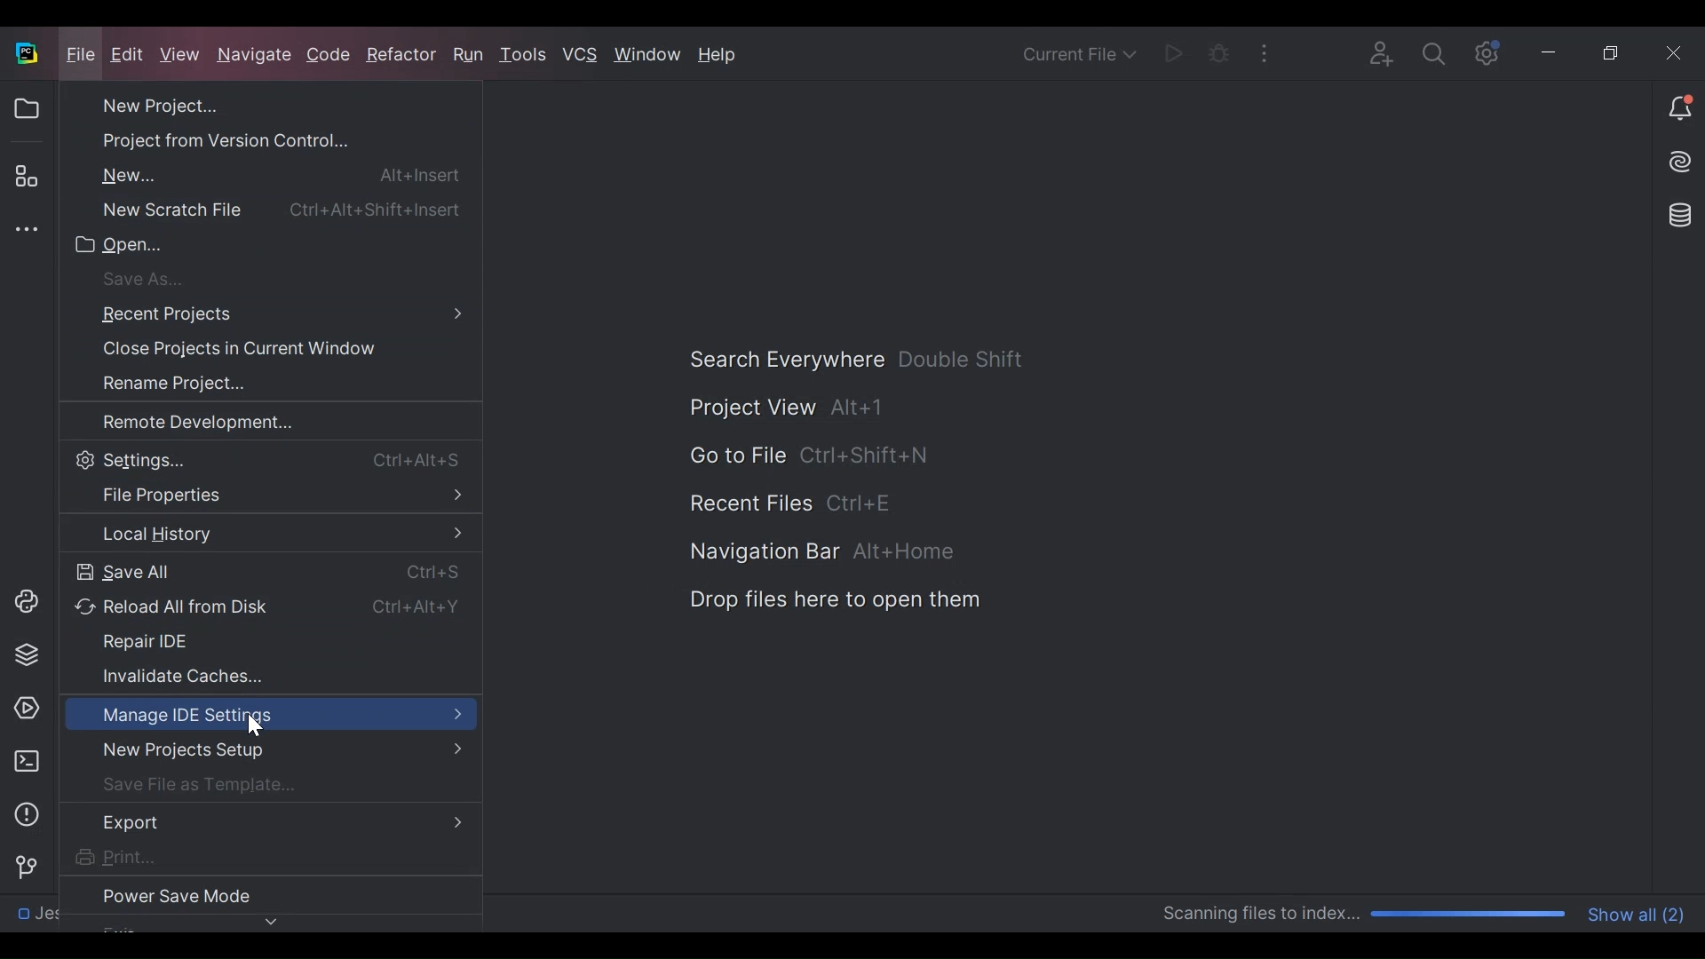  I want to click on Close, so click(1668, 50).